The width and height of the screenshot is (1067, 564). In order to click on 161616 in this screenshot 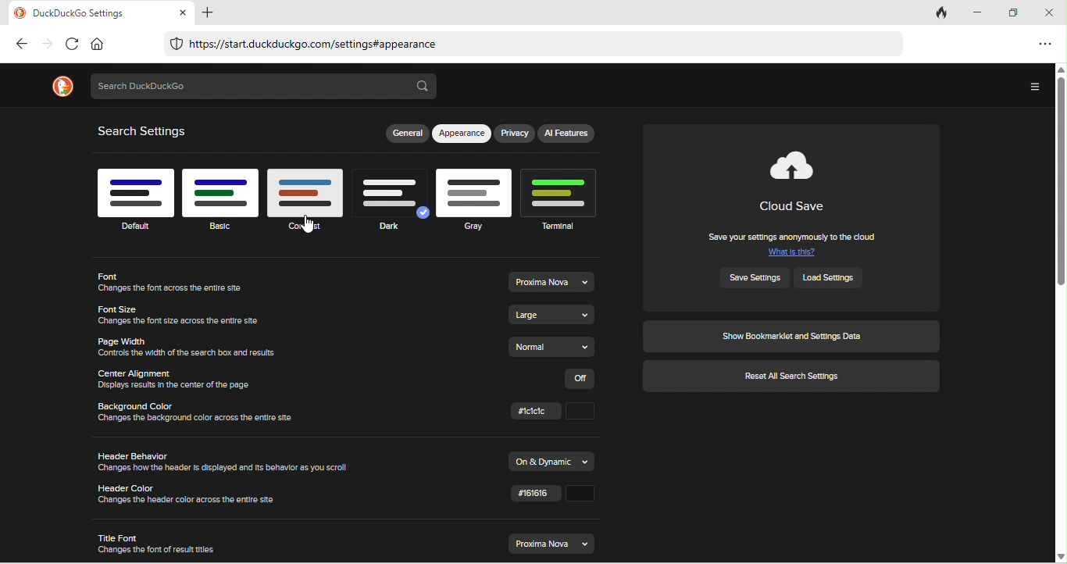, I will do `click(551, 497)`.